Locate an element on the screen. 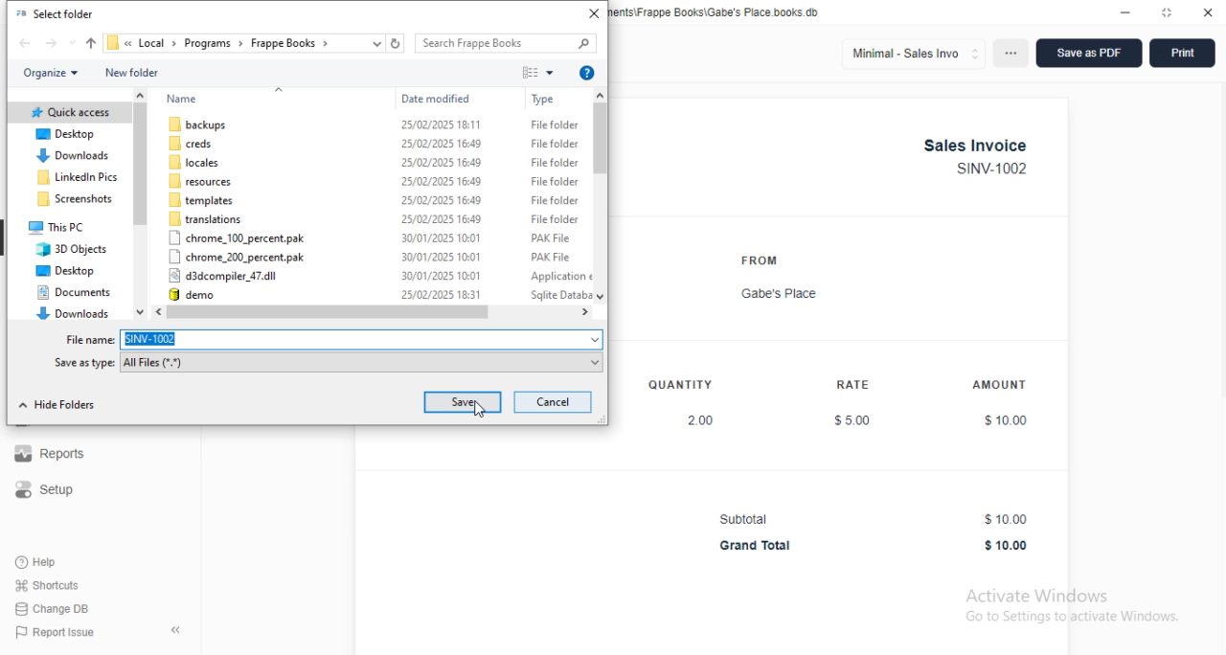 The width and height of the screenshot is (1226, 655). application is located at coordinates (558, 276).